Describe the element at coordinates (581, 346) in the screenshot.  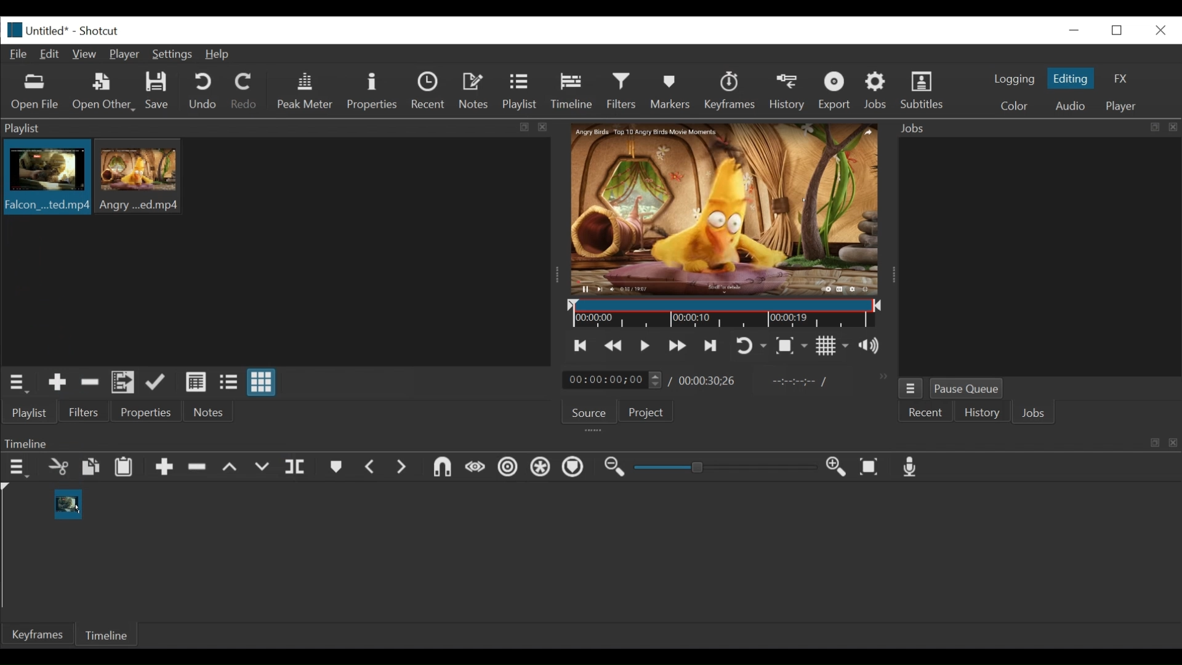
I see `skip to the previous point` at that location.